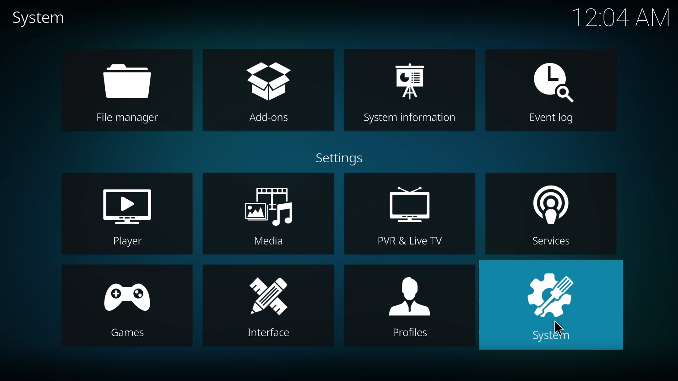  What do you see at coordinates (273, 307) in the screenshot?
I see `interface` at bounding box center [273, 307].